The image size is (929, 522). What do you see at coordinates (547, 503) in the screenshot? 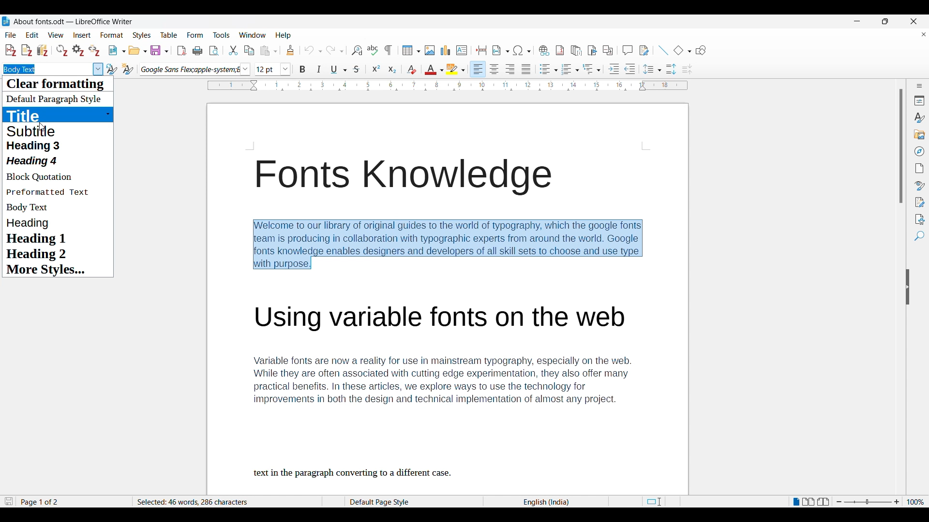
I see `English(India)` at bounding box center [547, 503].